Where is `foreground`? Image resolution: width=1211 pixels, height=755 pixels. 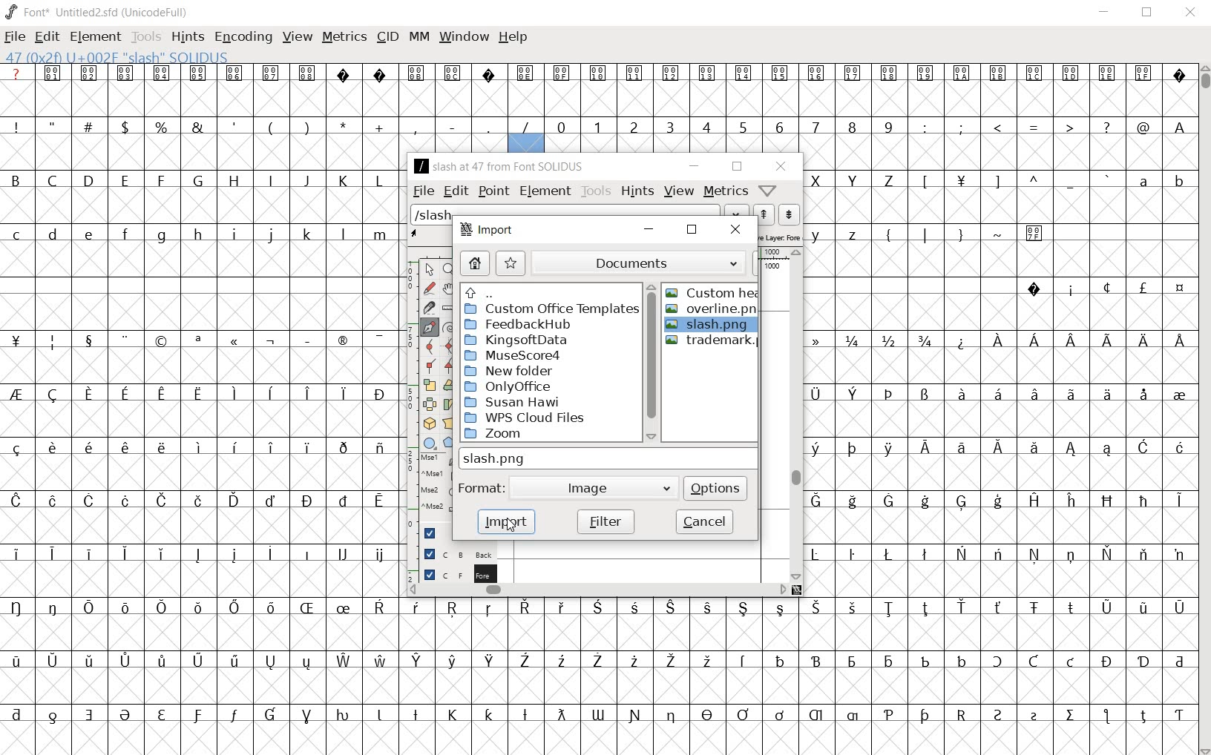
foreground is located at coordinates (453, 573).